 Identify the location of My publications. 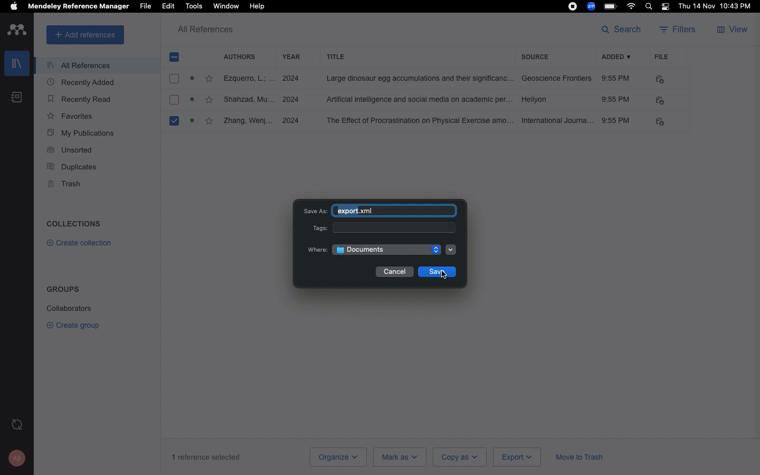
(83, 134).